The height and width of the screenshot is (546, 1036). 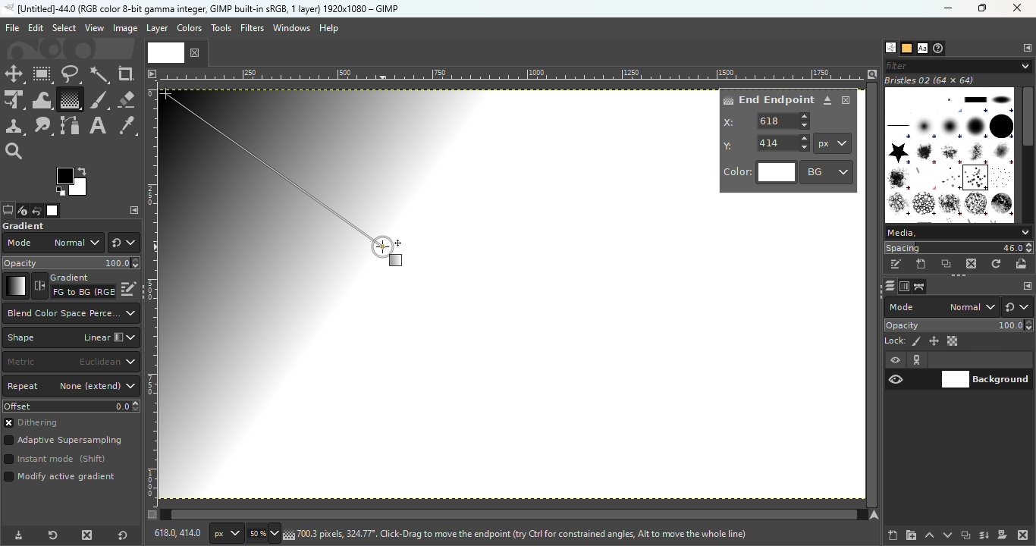 I want to click on Edit, so click(x=36, y=28).